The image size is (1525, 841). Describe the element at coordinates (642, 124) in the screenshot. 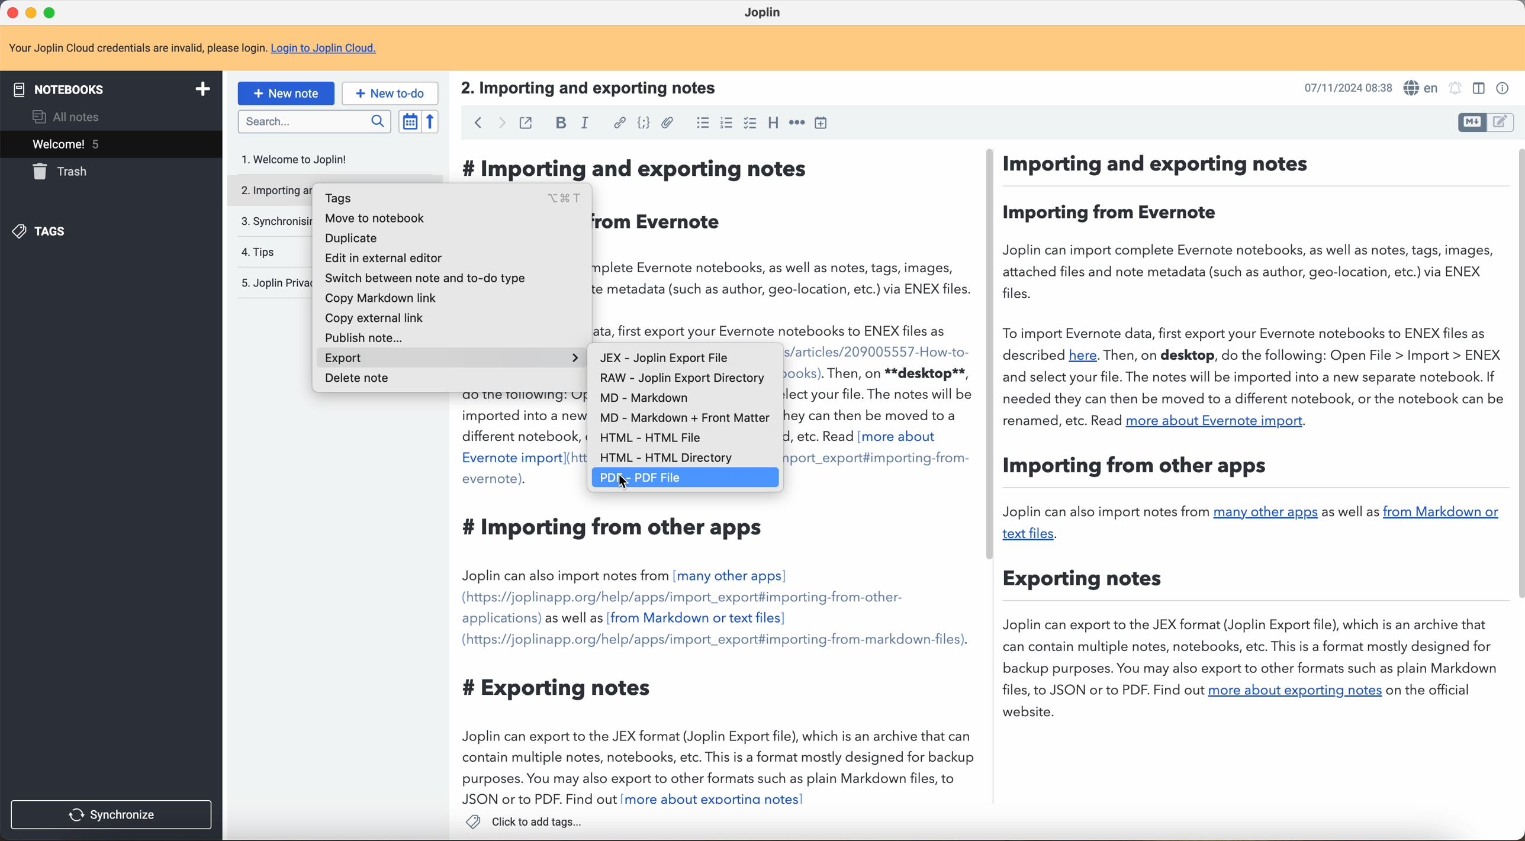

I see `code` at that location.